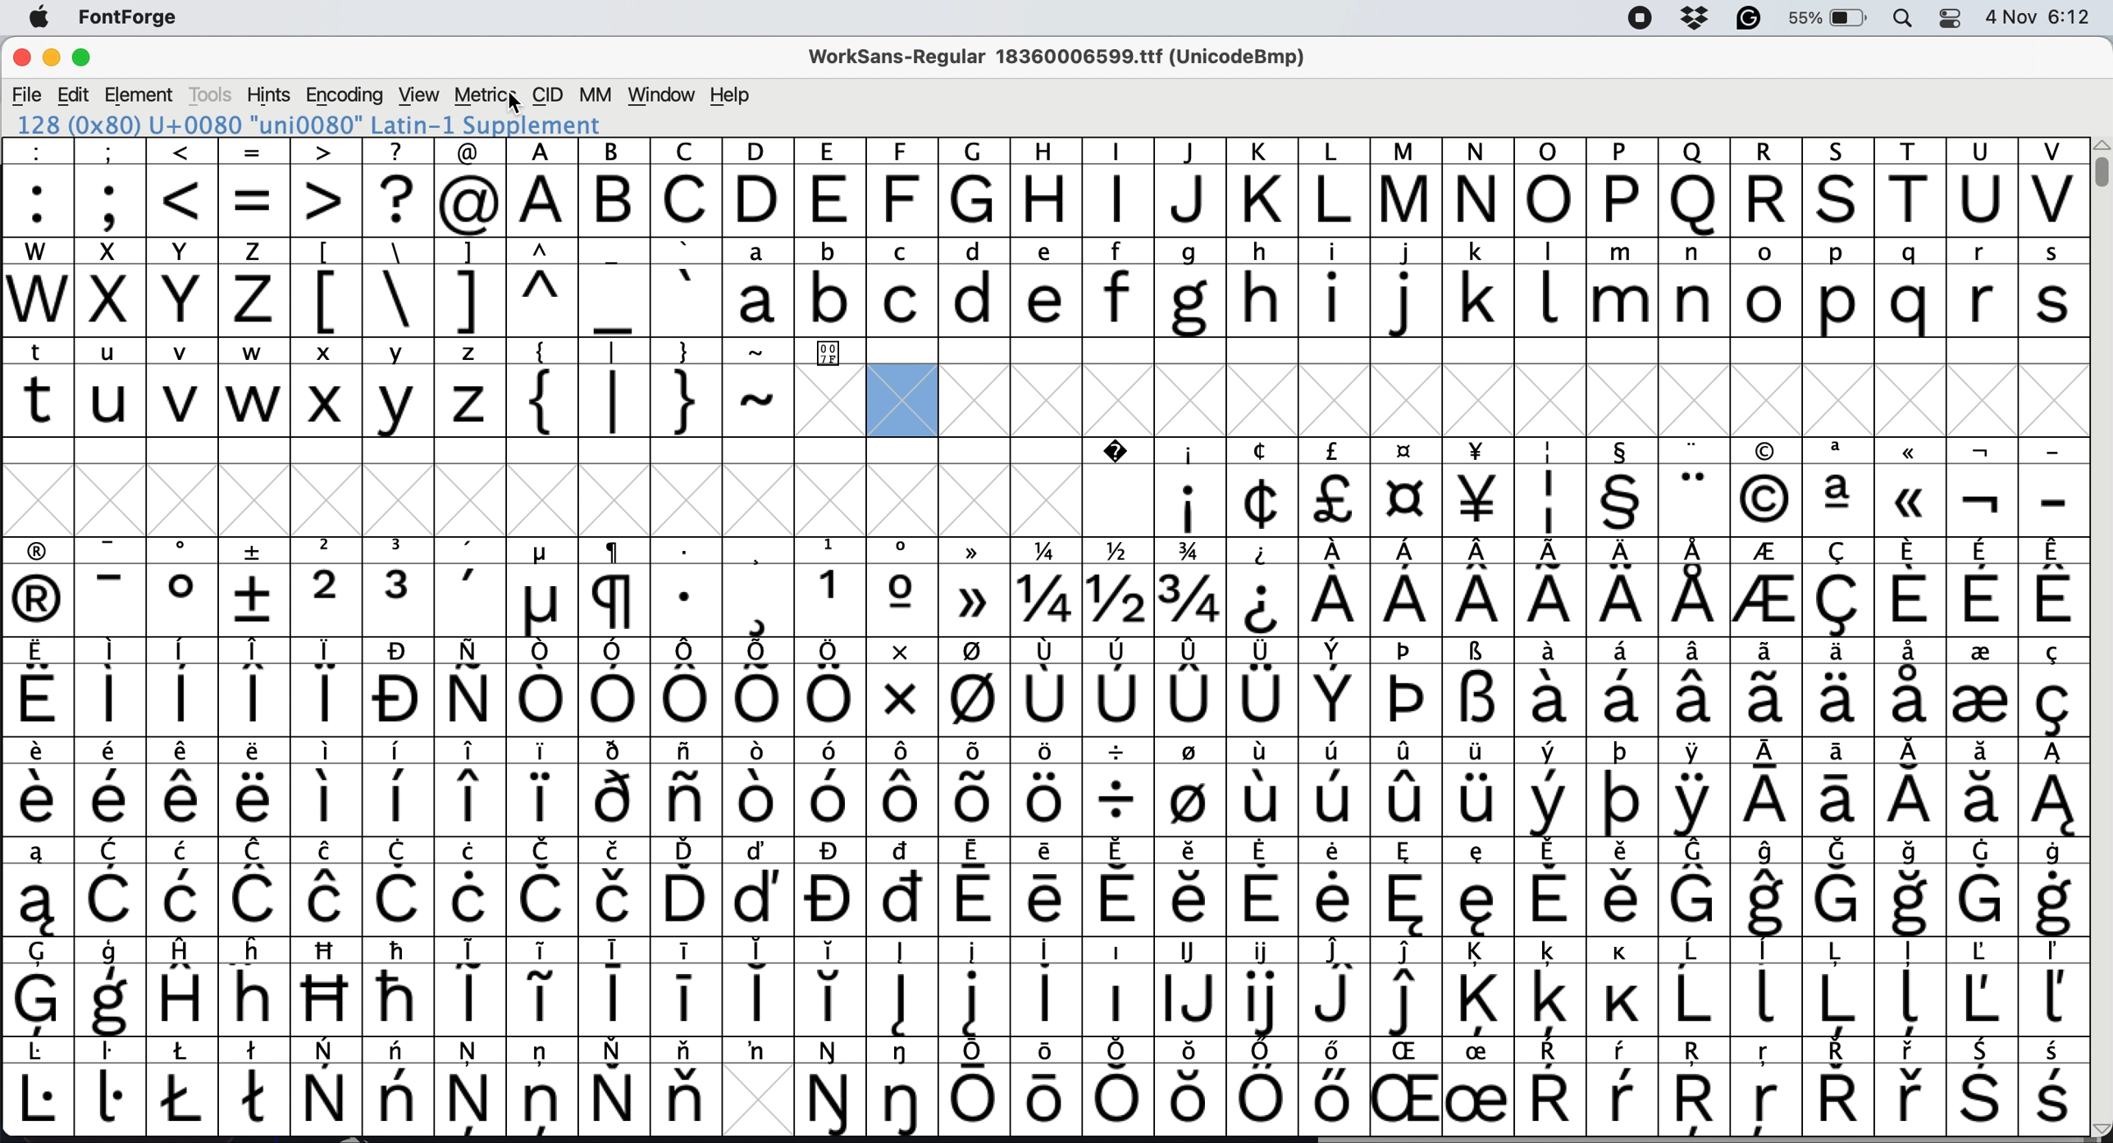 This screenshot has width=2113, height=1143. Describe the element at coordinates (1403, 298) in the screenshot. I see `lowercase letters` at that location.